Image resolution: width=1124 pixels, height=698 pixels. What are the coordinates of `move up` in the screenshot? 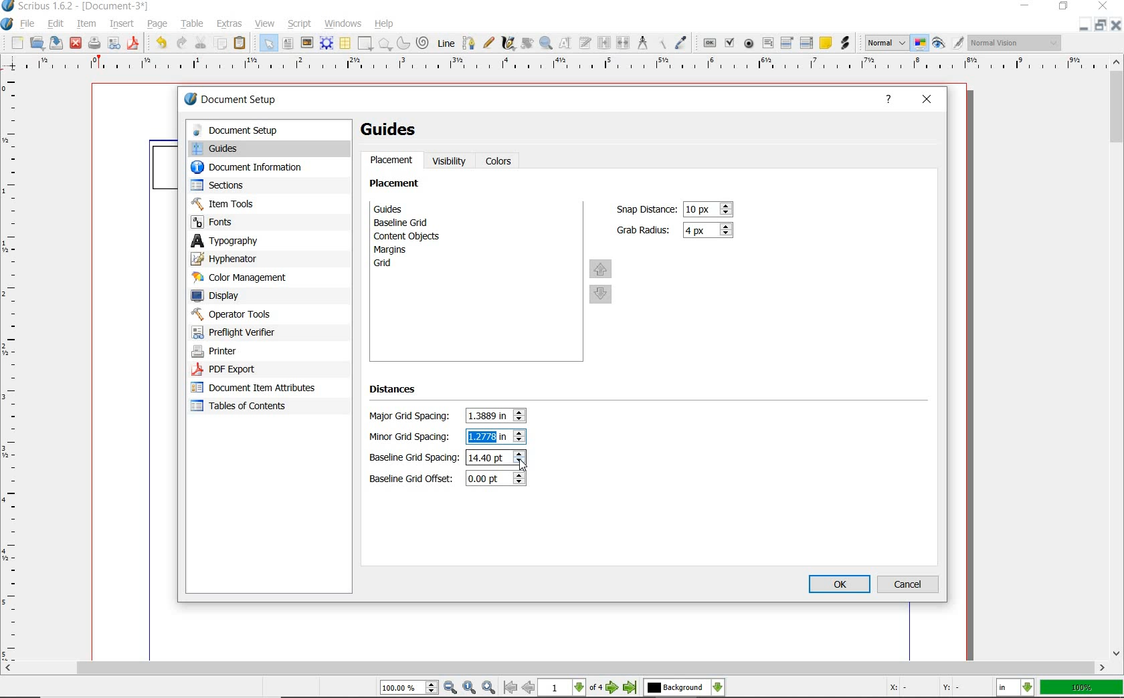 It's located at (601, 268).